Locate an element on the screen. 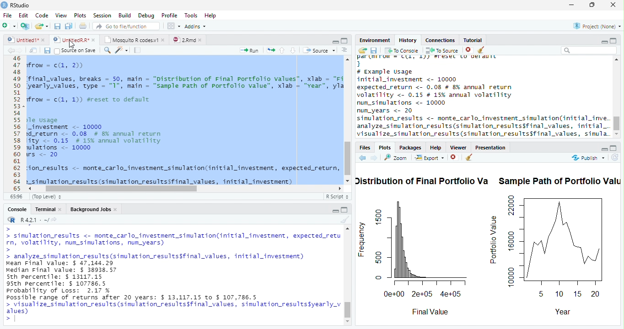  Sample Path of Portfolio Valu is located at coordinates (559, 180).